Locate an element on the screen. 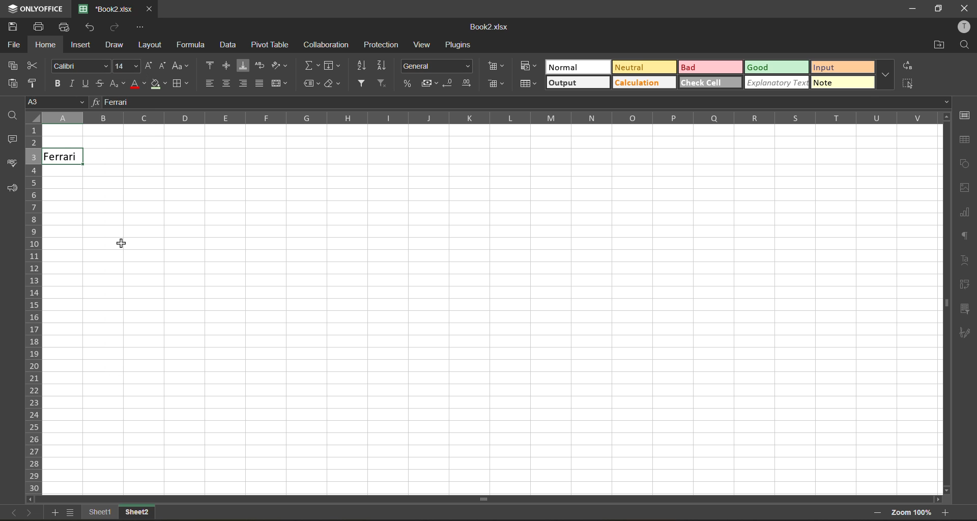 Image resolution: width=977 pixels, height=521 pixels. more options is located at coordinates (885, 73).